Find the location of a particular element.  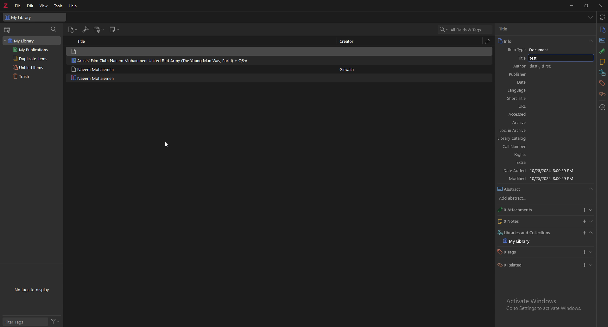

title is located at coordinates (83, 41).